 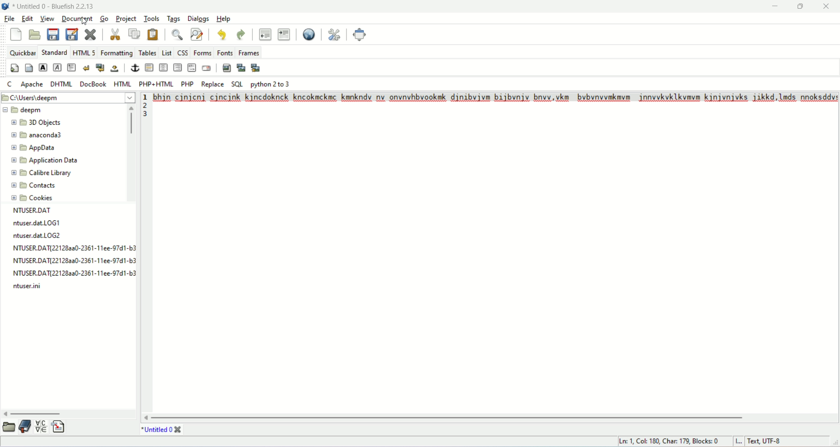 What do you see at coordinates (237, 84) in the screenshot?
I see `SQL` at bounding box center [237, 84].